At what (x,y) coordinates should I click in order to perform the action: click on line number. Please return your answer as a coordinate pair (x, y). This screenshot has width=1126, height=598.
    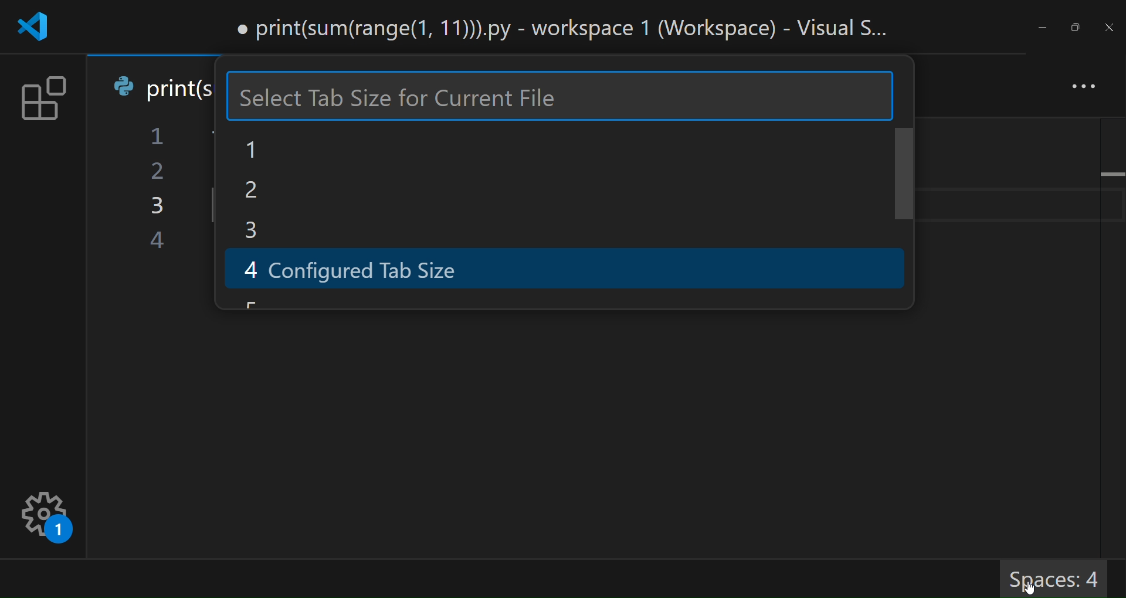
    Looking at the image, I should click on (154, 192).